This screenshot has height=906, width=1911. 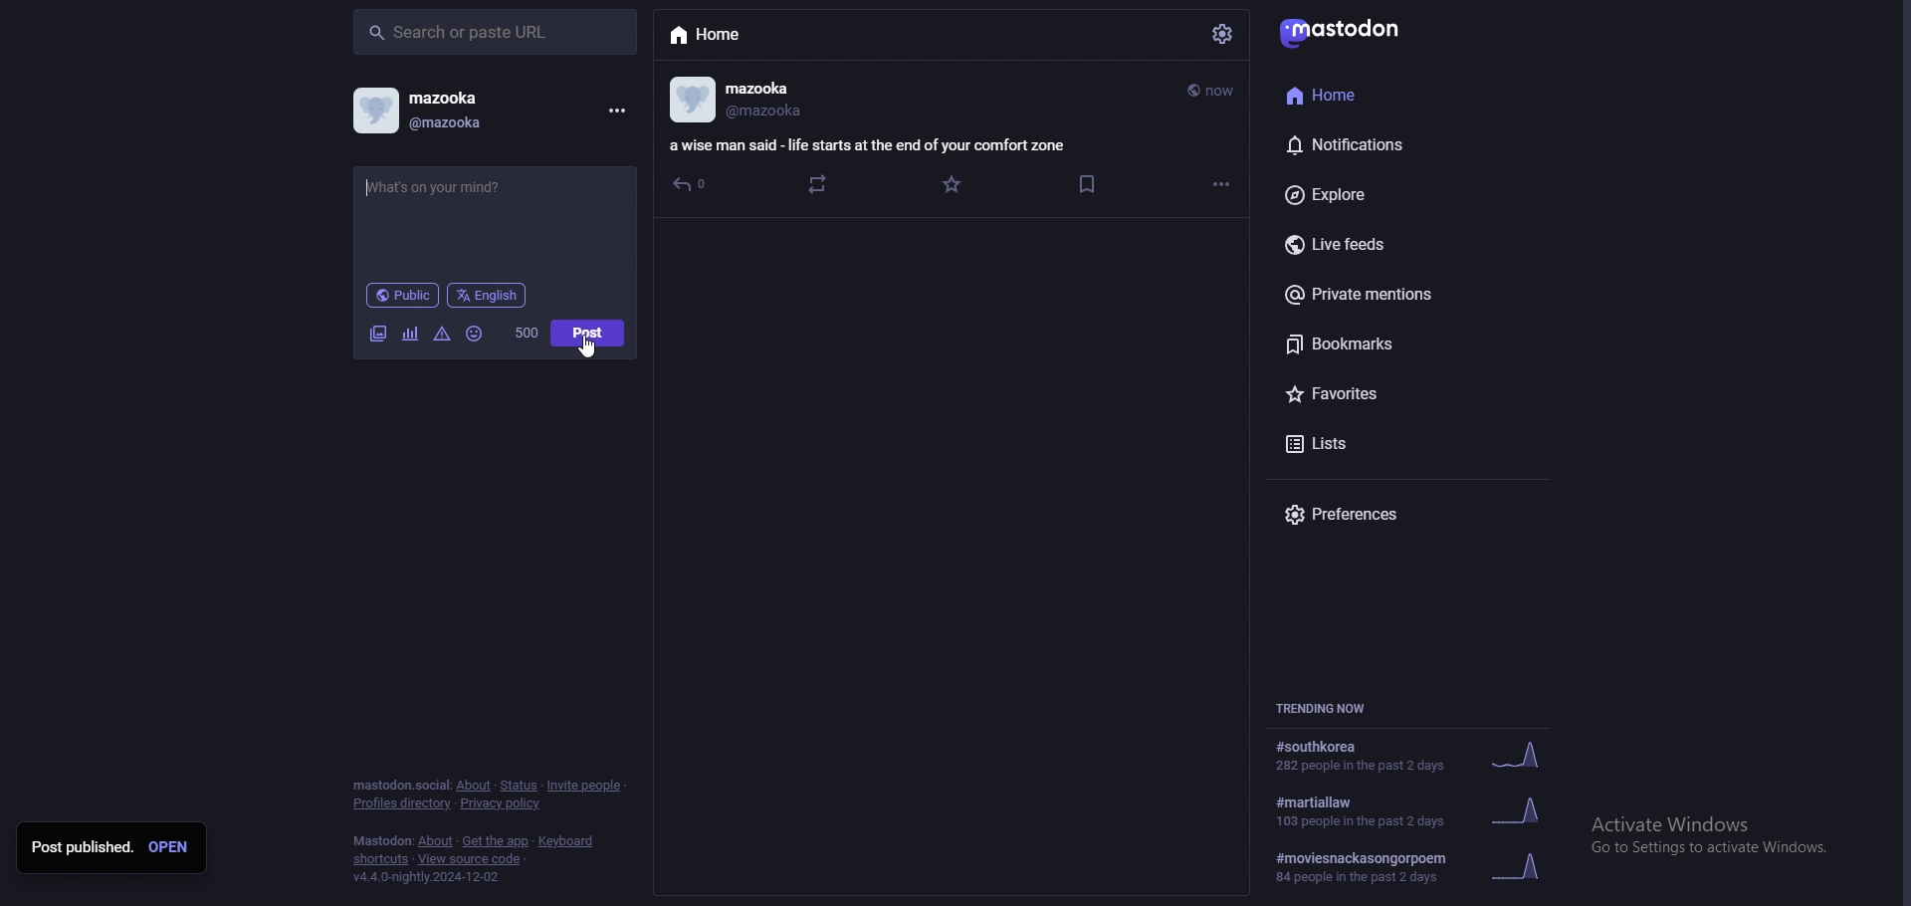 I want to click on mastodon social, so click(x=399, y=785).